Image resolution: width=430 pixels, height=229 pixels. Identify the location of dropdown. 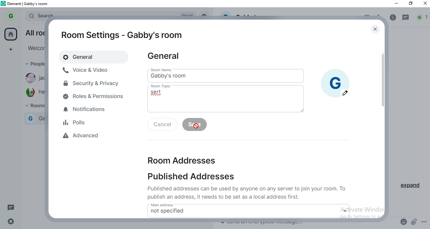
(346, 211).